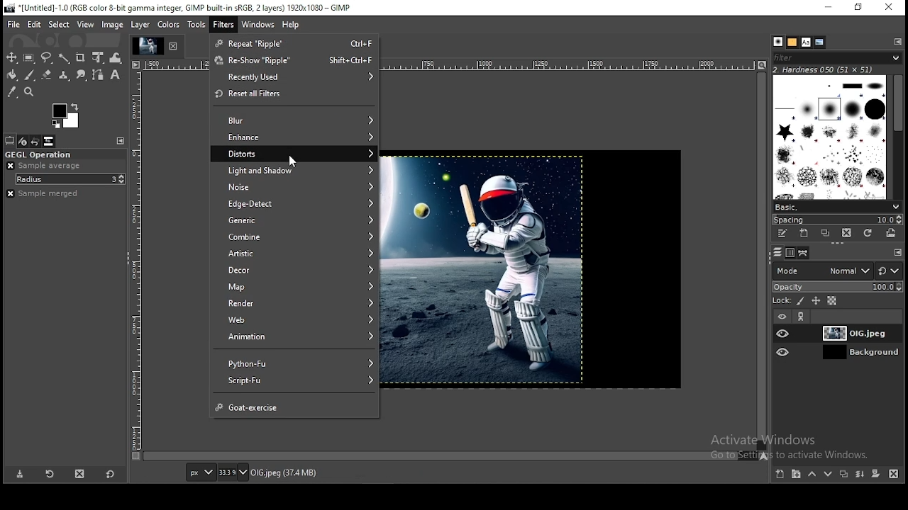 This screenshot has height=510, width=908. I want to click on enhance, so click(301, 137).